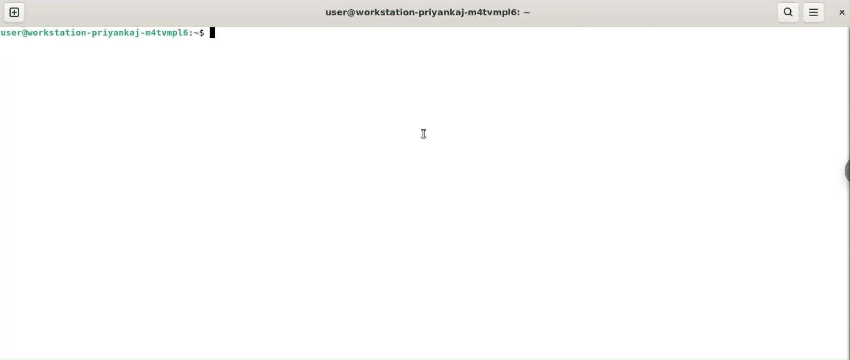  I want to click on menu, so click(815, 12).